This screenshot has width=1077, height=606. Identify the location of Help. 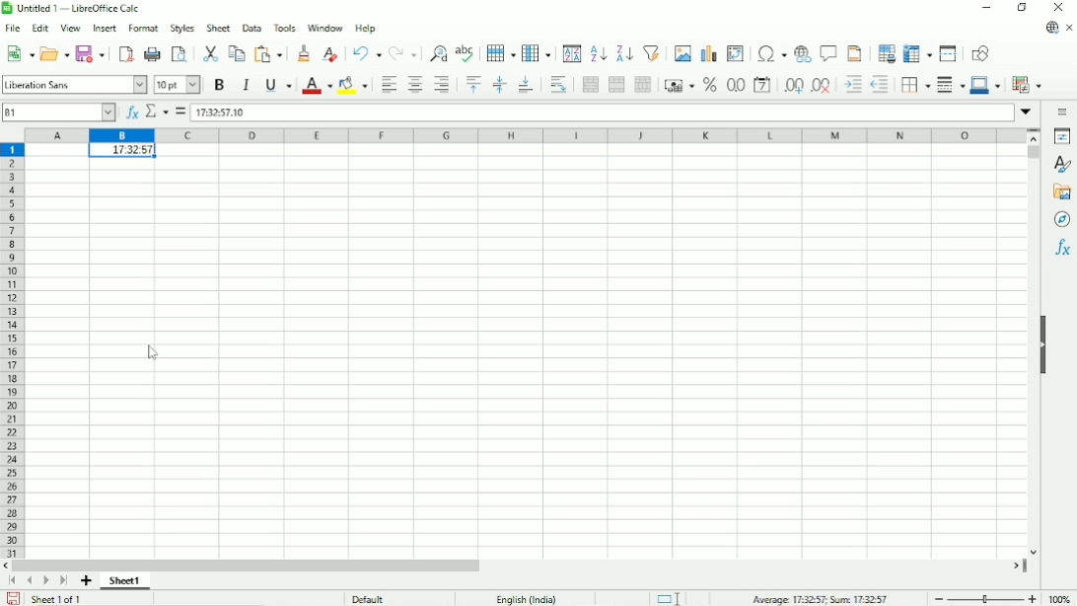
(365, 29).